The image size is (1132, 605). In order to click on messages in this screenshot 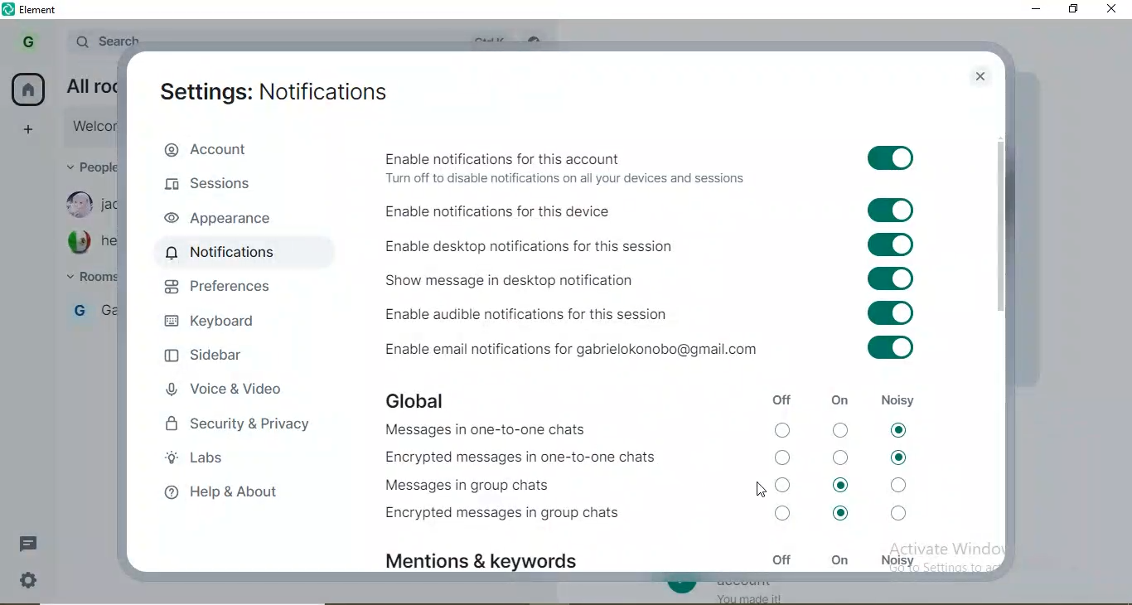, I will do `click(34, 544)`.